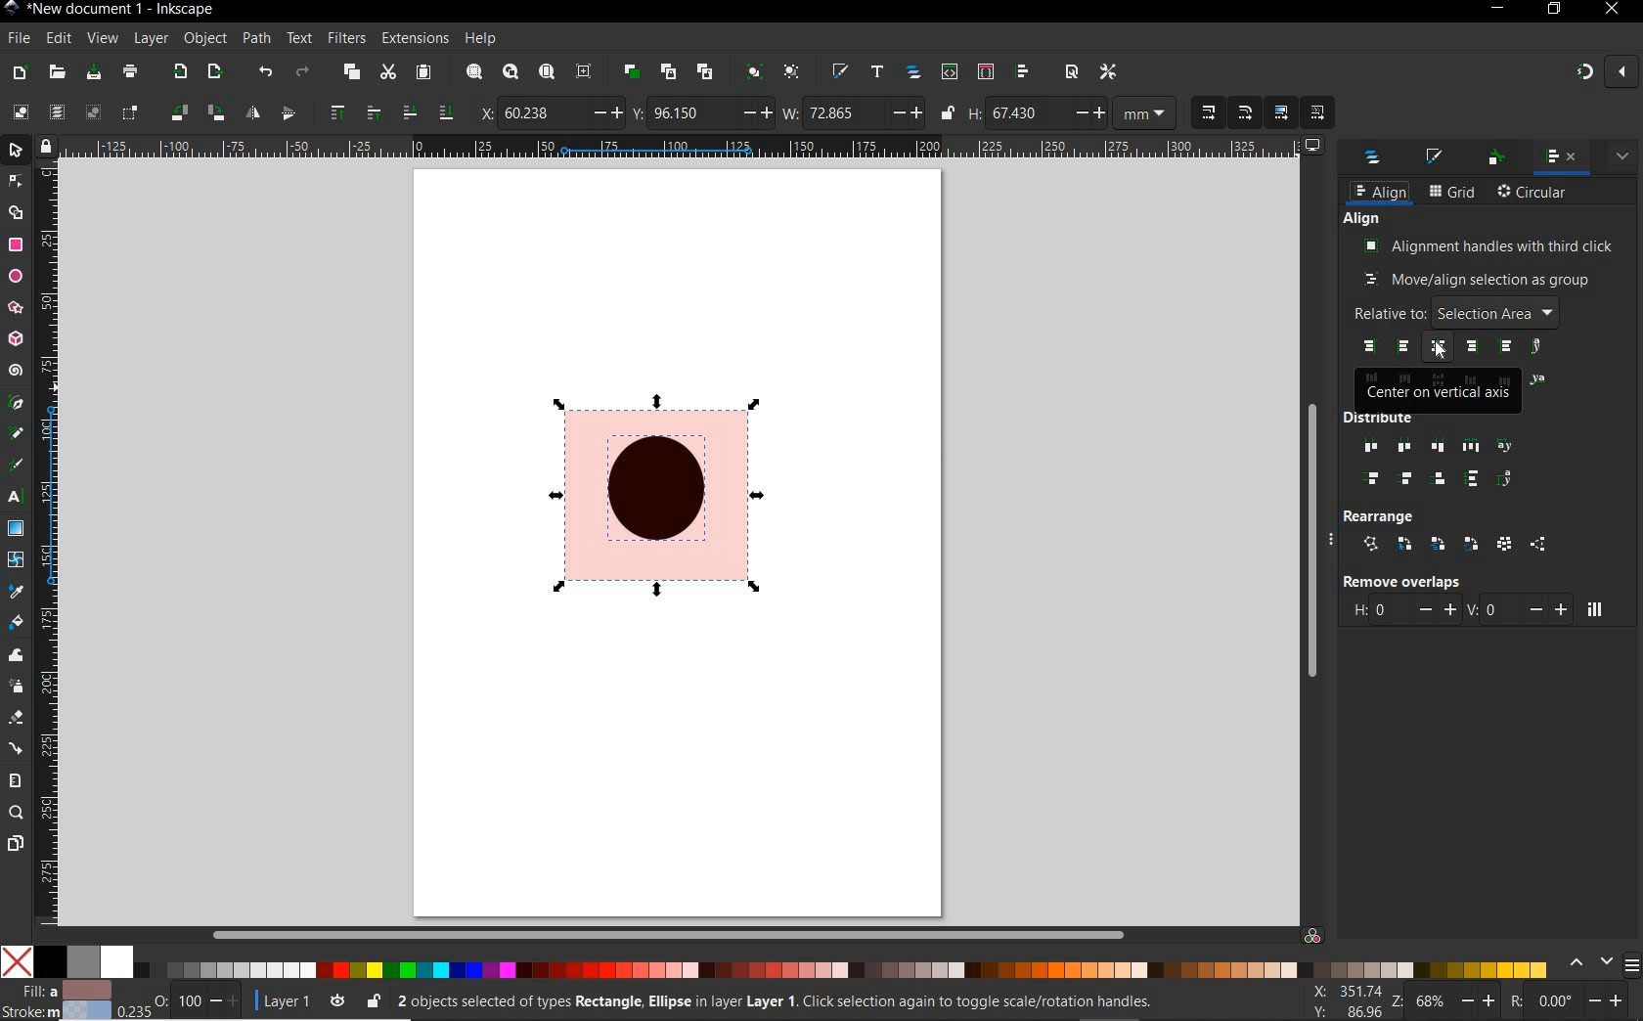 The image size is (1643, 1021). I want to click on layers & objects, so click(1374, 159).